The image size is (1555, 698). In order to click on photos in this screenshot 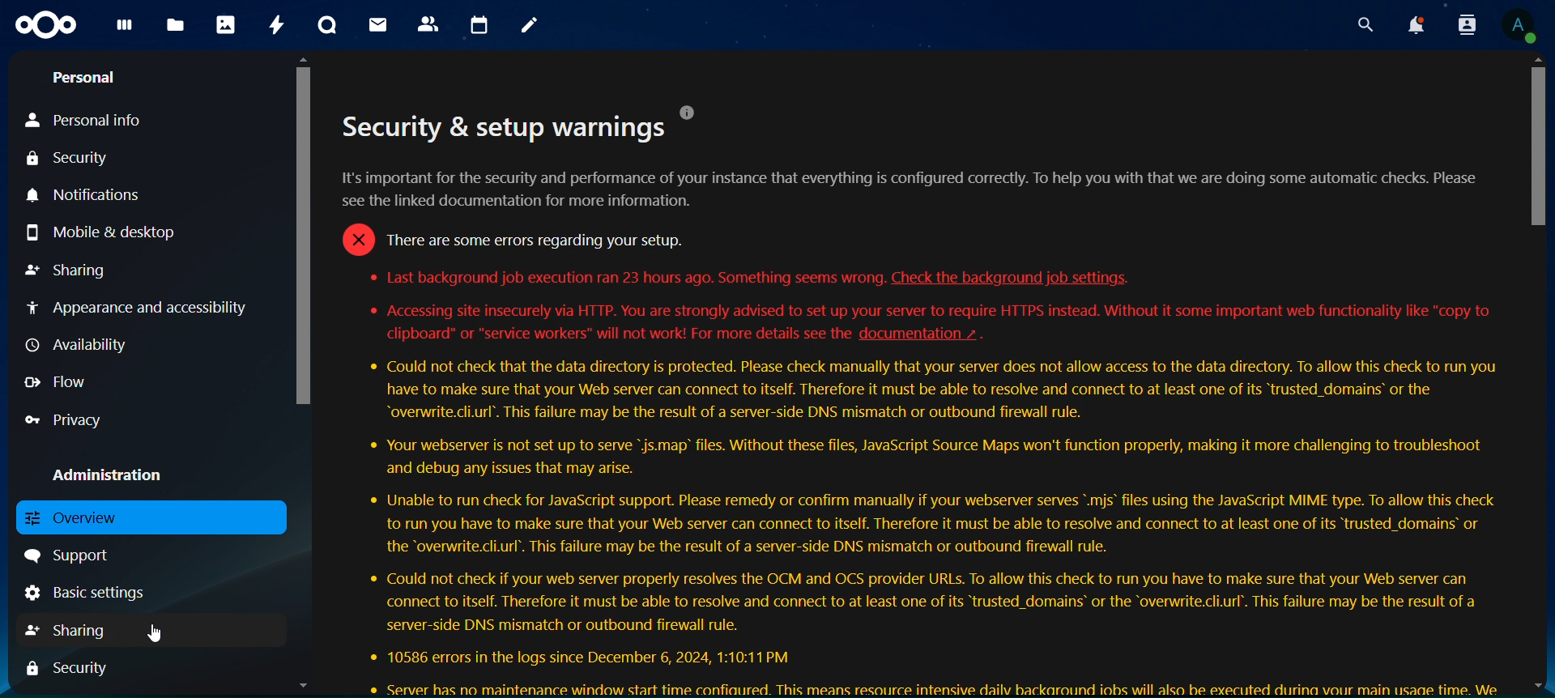, I will do `click(228, 24)`.